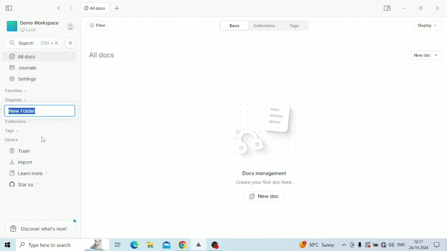 The height and width of the screenshot is (251, 447). Describe the element at coordinates (33, 43) in the screenshot. I see `Search` at that location.